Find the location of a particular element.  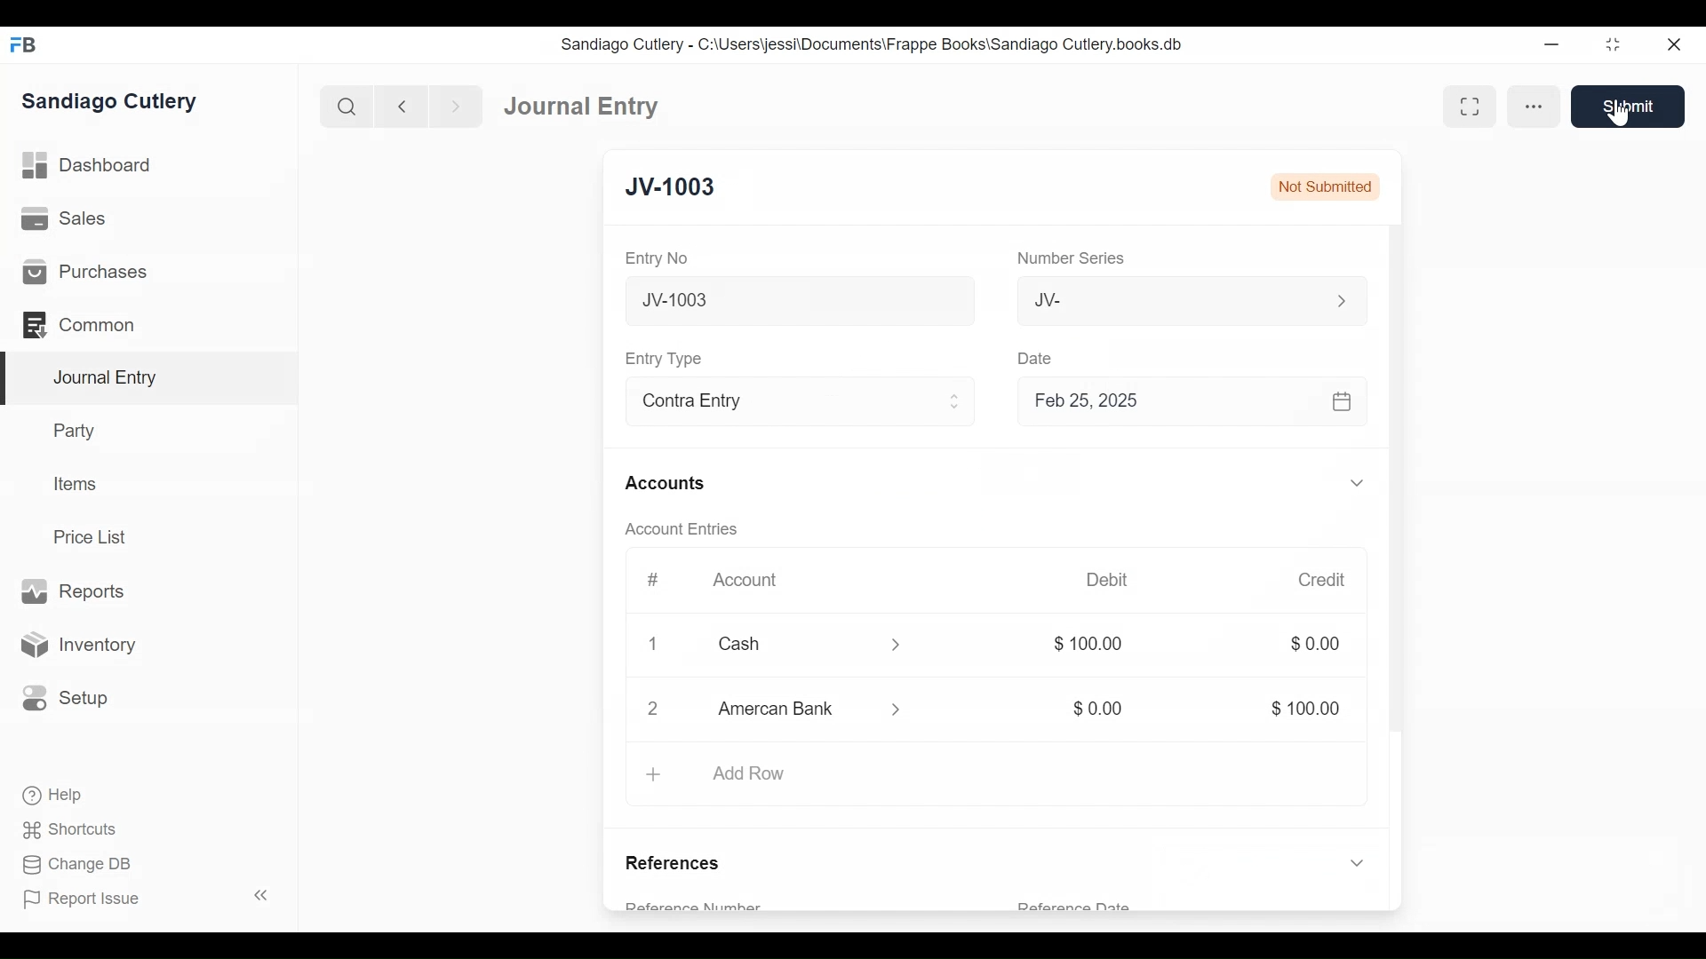

Expand is located at coordinates (1341, 299).